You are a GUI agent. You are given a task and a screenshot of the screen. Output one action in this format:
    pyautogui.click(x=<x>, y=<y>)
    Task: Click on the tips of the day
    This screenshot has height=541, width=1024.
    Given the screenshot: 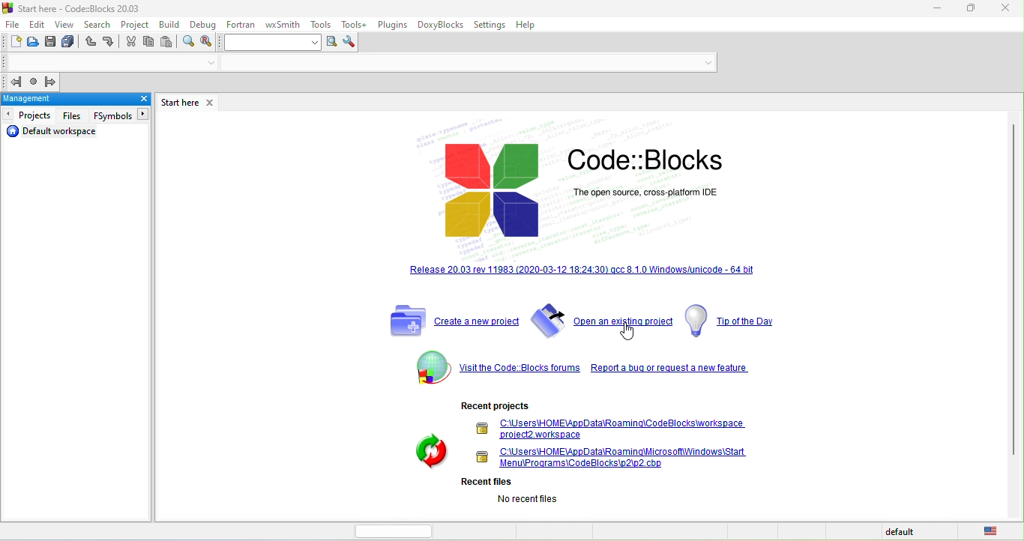 What is the action you would take?
    pyautogui.click(x=735, y=321)
    